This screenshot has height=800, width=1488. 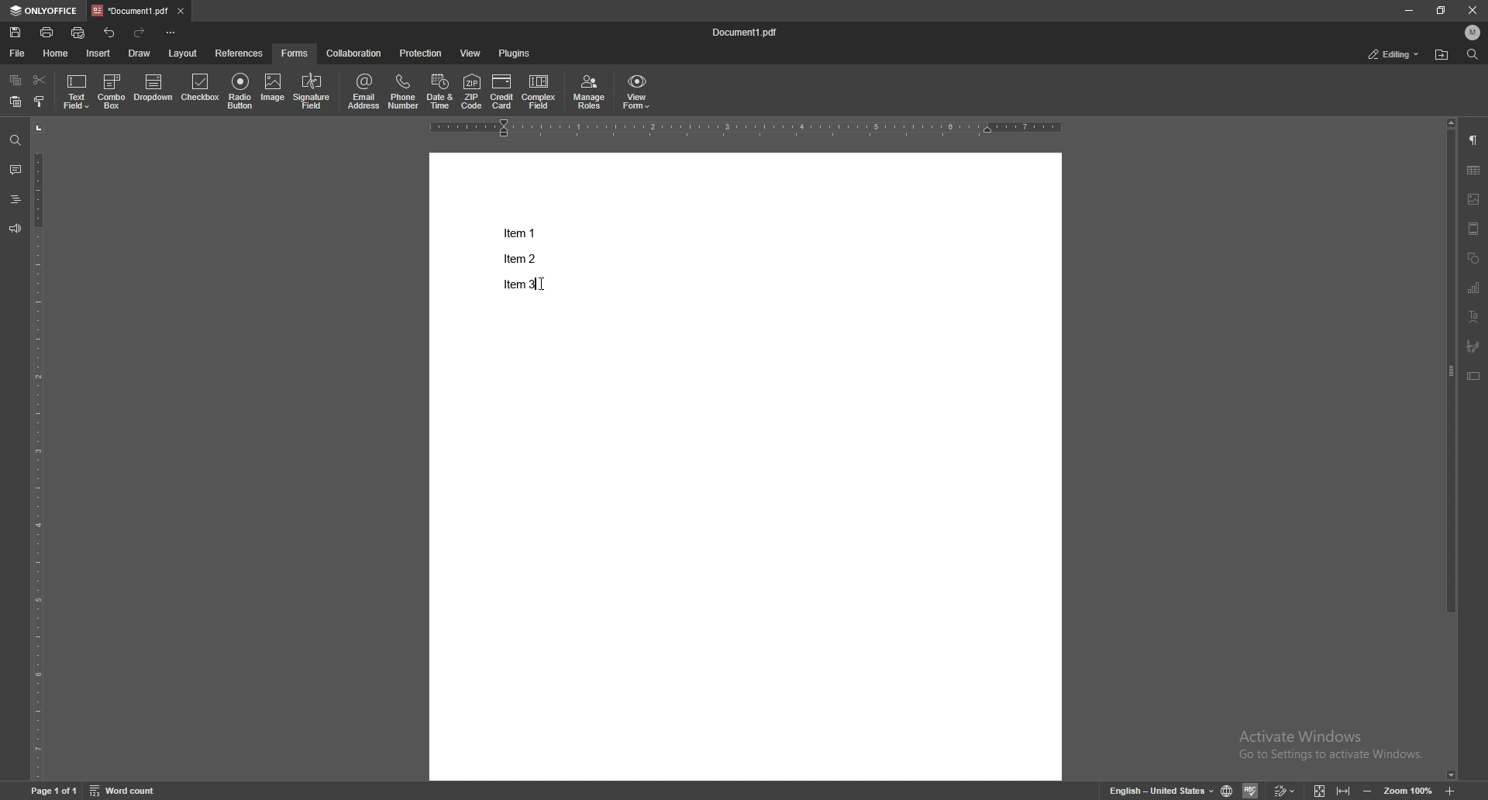 What do you see at coordinates (1369, 788) in the screenshot?
I see `zoom out` at bounding box center [1369, 788].